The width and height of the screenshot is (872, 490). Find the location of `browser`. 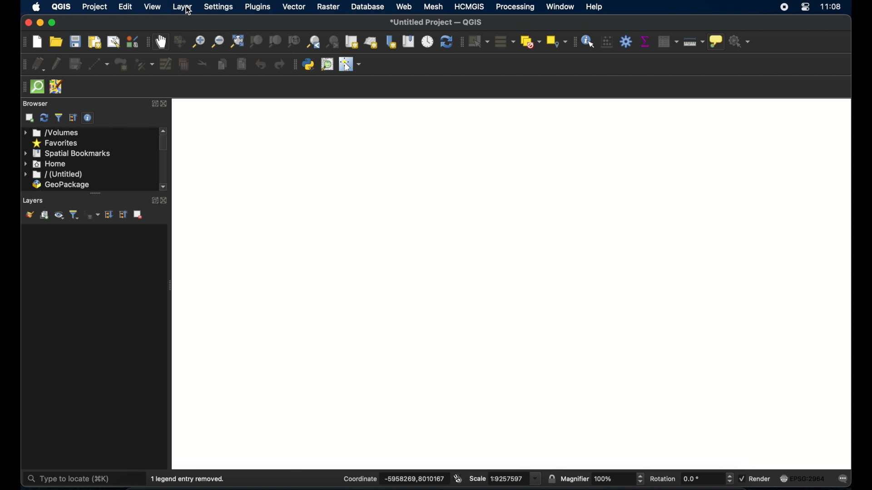

browser is located at coordinates (35, 103).